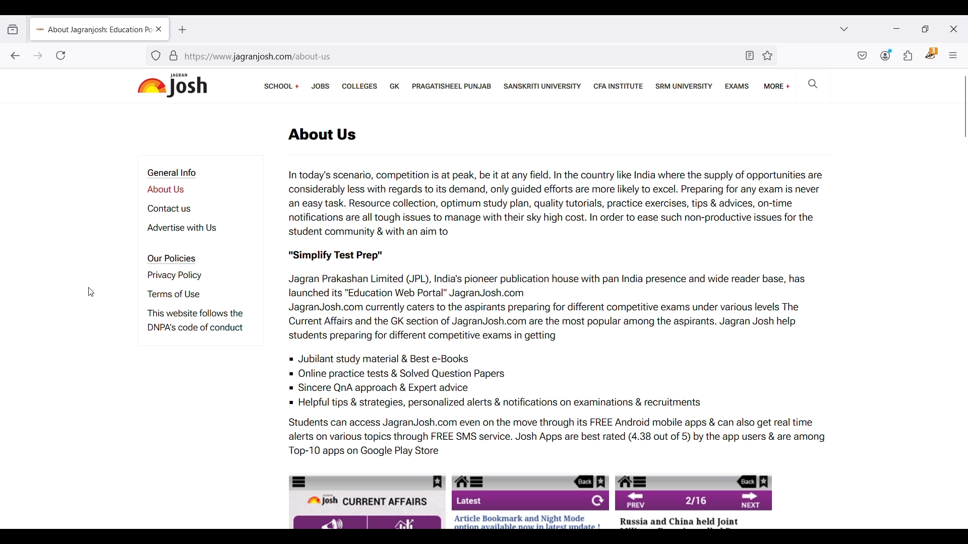  I want to click on GK , so click(396, 84).